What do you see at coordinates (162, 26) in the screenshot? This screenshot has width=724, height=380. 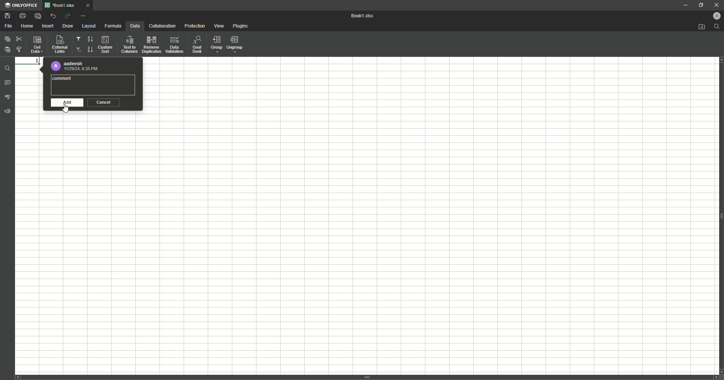 I see `Collaboration` at bounding box center [162, 26].